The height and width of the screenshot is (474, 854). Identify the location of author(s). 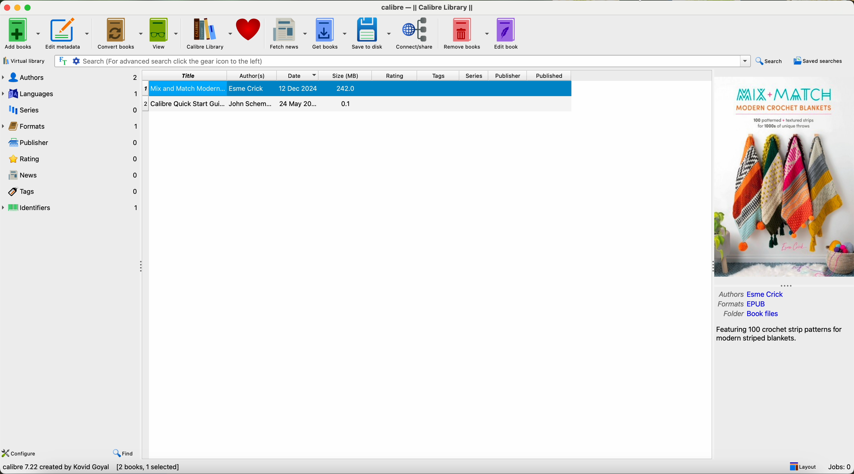
(253, 75).